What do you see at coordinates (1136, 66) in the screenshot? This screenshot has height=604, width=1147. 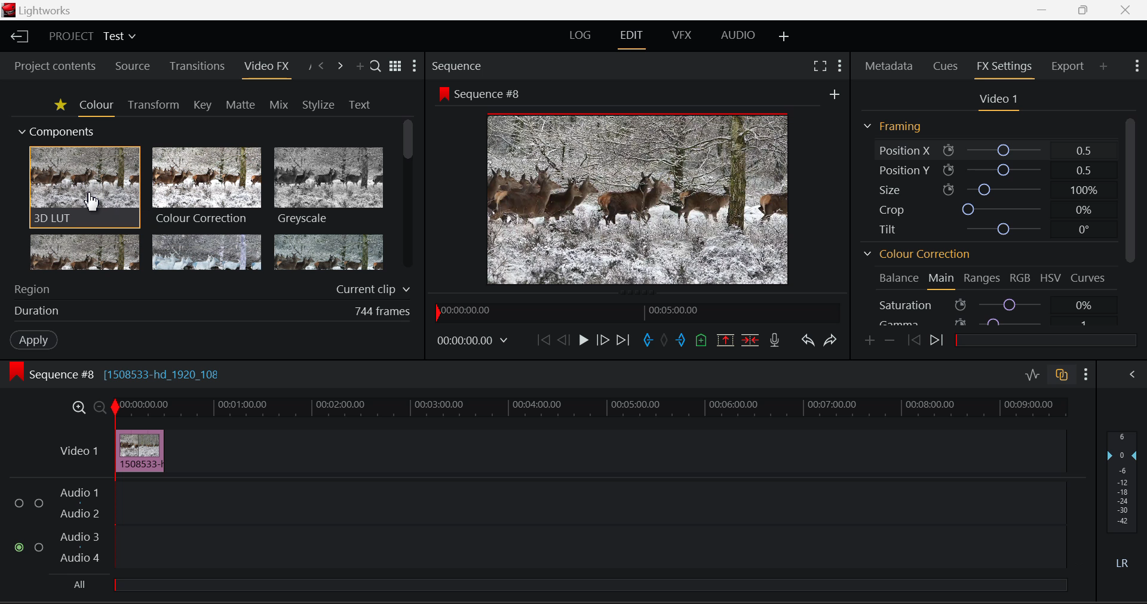 I see `Show Settings` at bounding box center [1136, 66].